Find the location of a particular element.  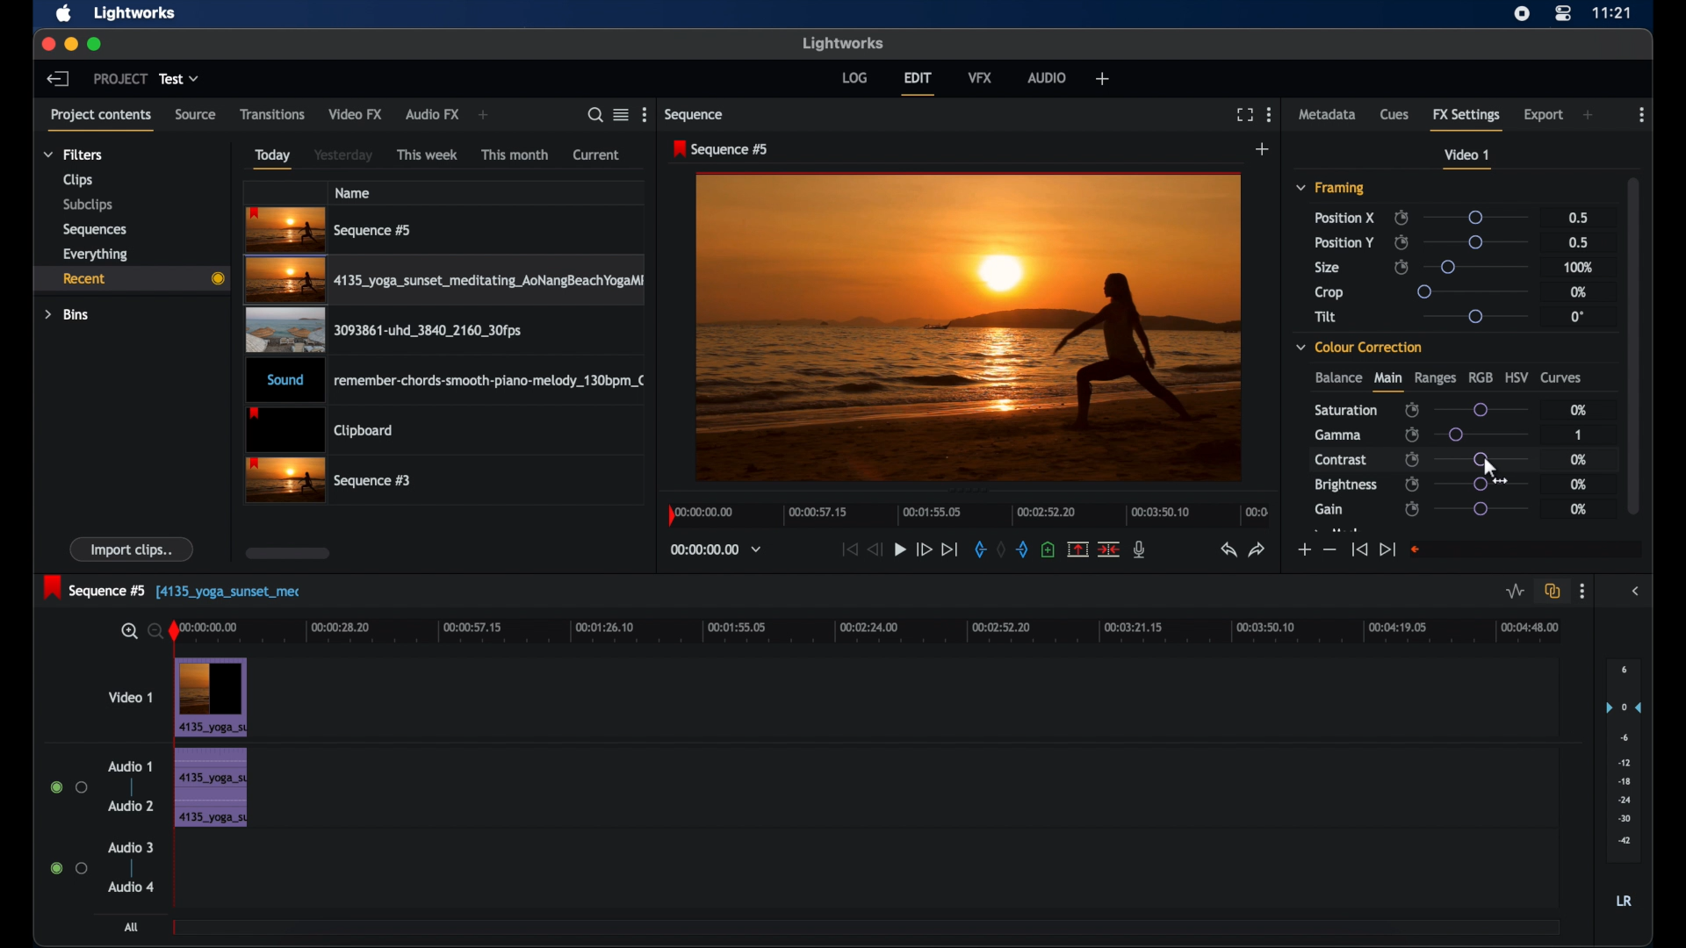

increment is located at coordinates (1303, 550).